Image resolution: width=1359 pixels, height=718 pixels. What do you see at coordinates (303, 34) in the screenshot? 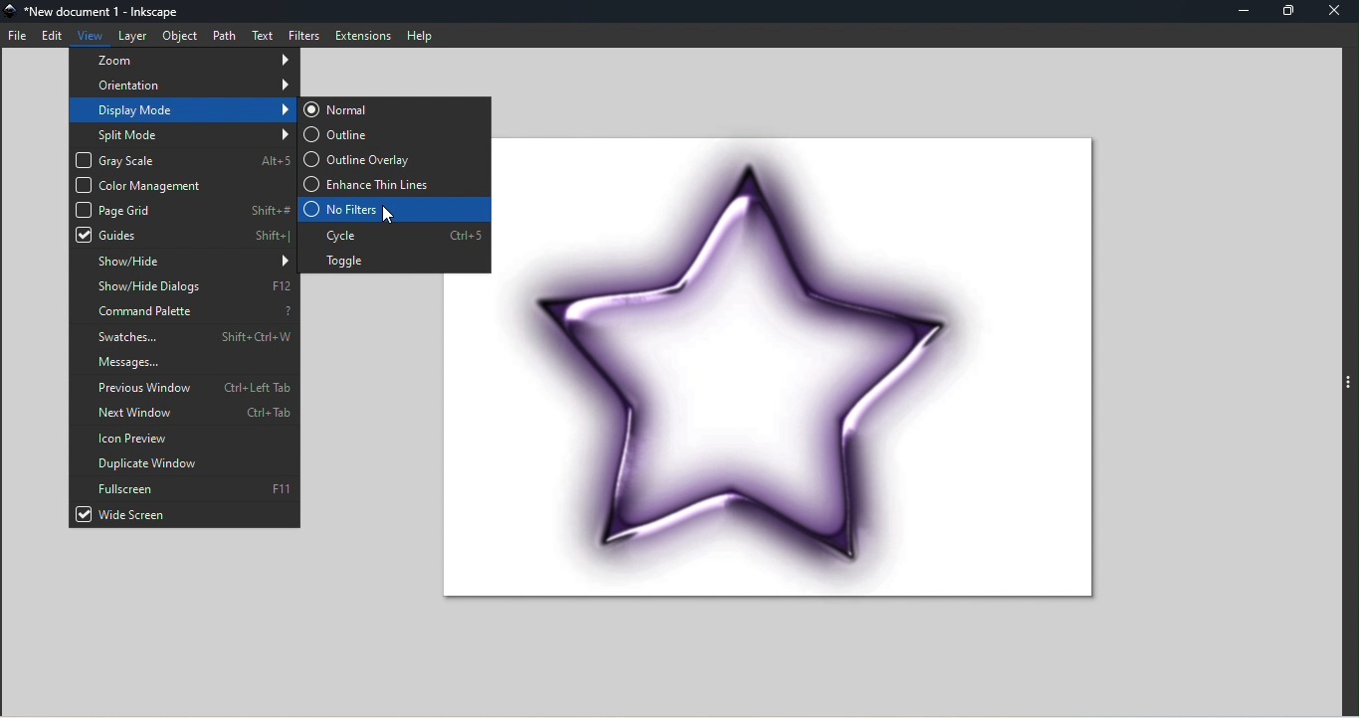
I see `Filters` at bounding box center [303, 34].